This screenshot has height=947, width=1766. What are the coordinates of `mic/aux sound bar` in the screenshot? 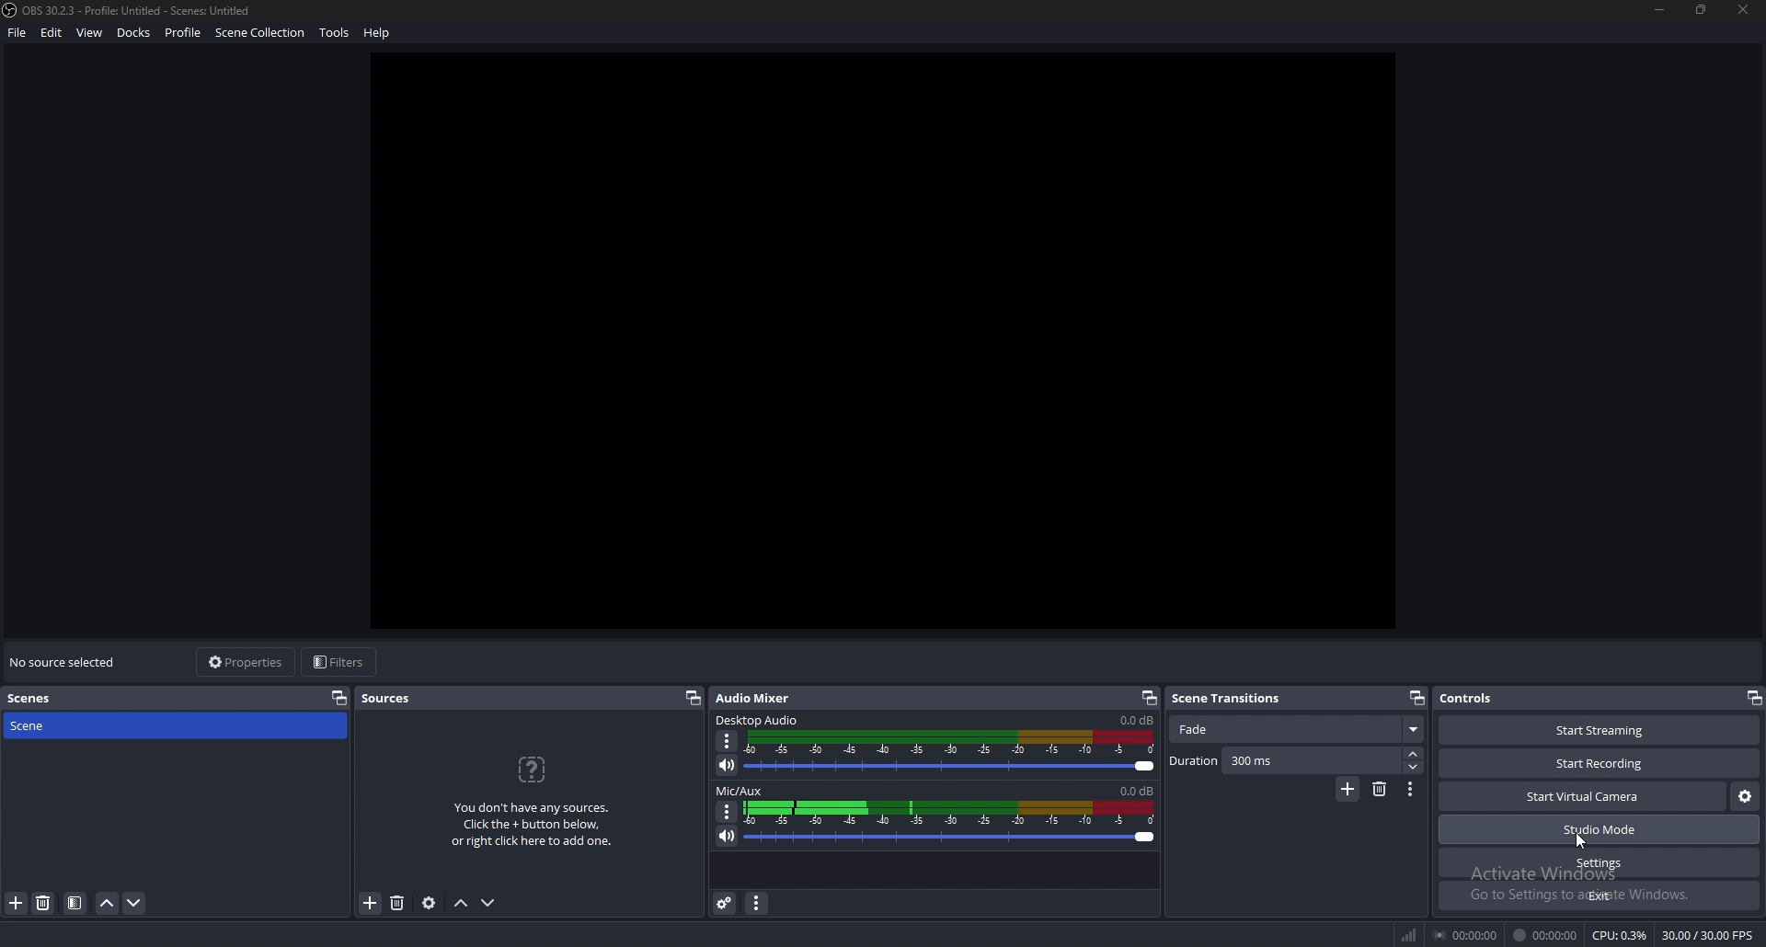 It's located at (951, 825).